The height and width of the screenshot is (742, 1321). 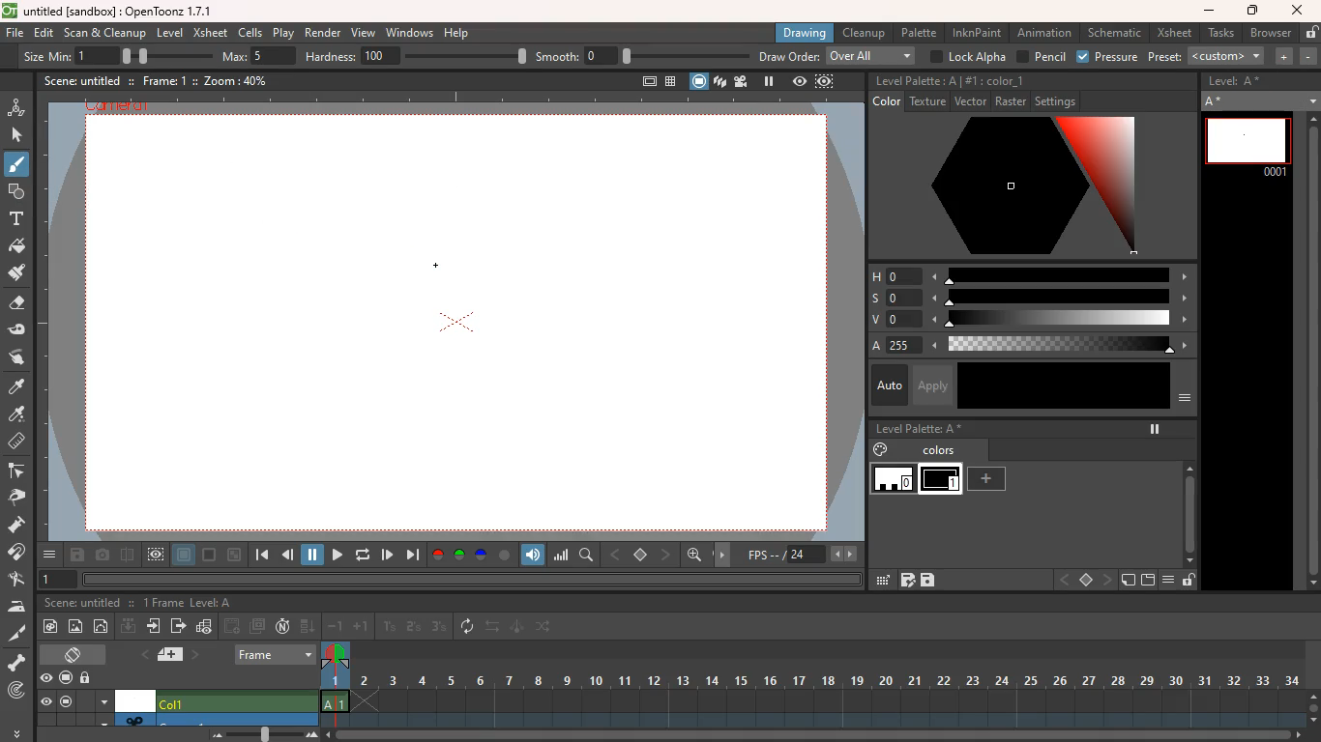 What do you see at coordinates (977, 33) in the screenshot?
I see `inknpaint` at bounding box center [977, 33].